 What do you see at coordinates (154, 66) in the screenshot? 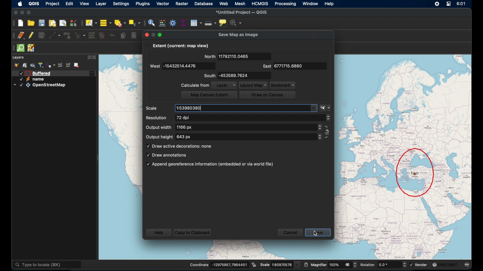
I see `west` at bounding box center [154, 66].